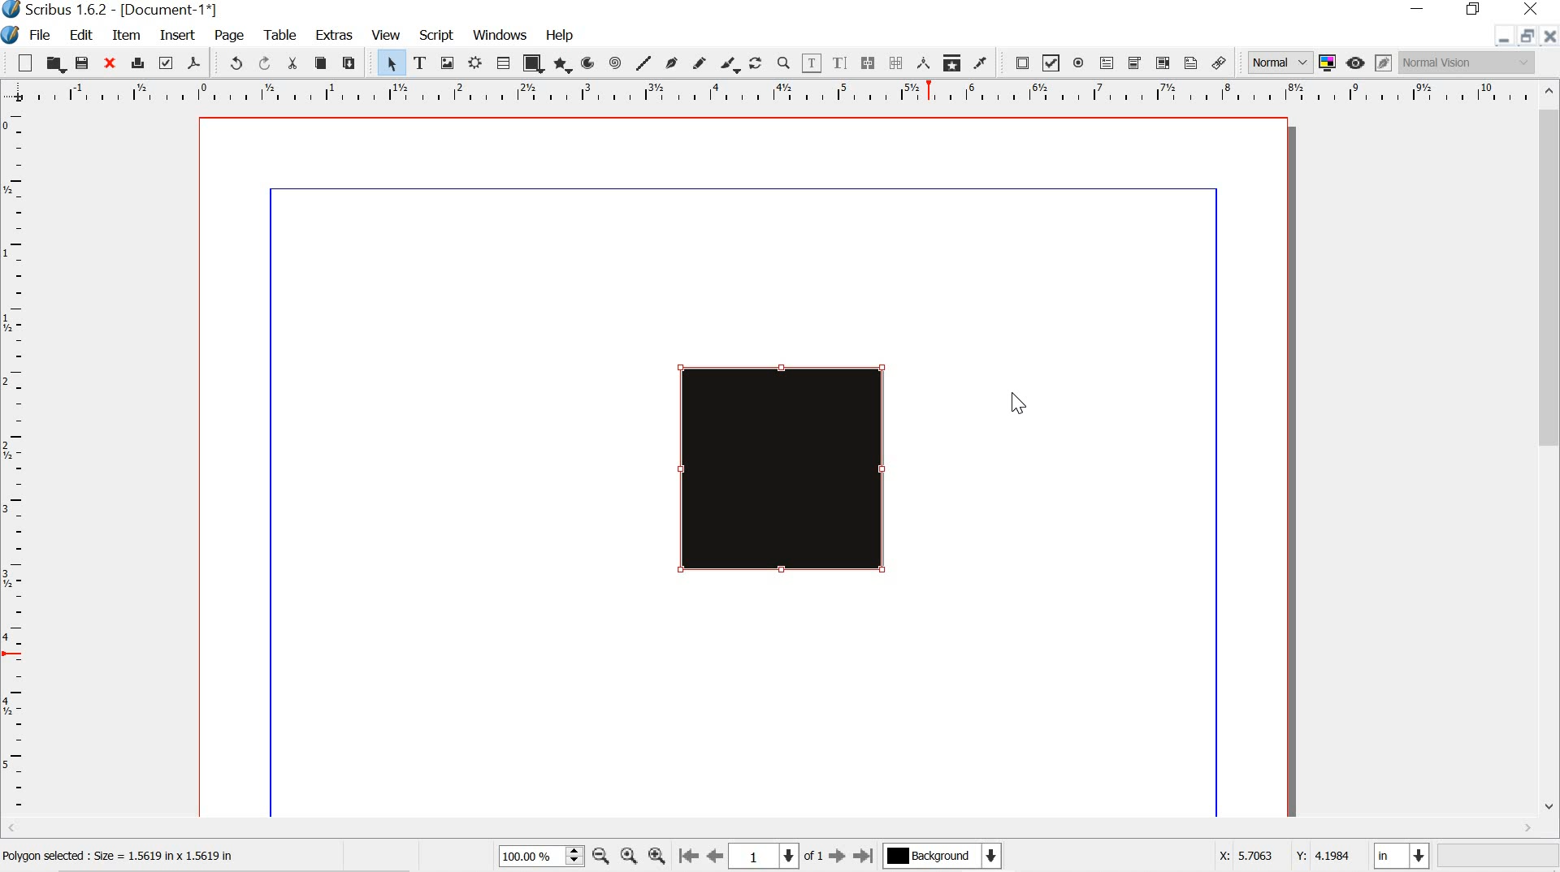  What do you see at coordinates (112, 64) in the screenshot?
I see `close` at bounding box center [112, 64].